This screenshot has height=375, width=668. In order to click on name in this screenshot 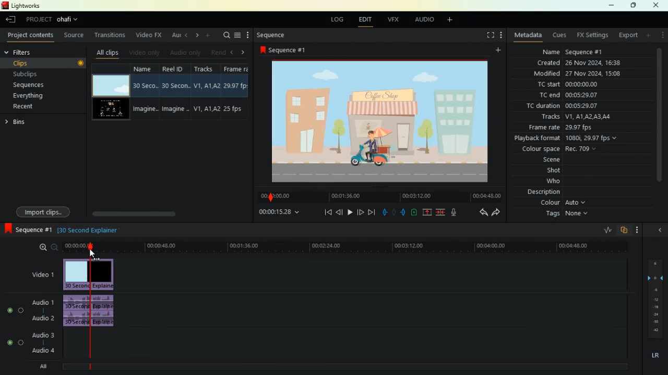, I will do `click(146, 68)`.